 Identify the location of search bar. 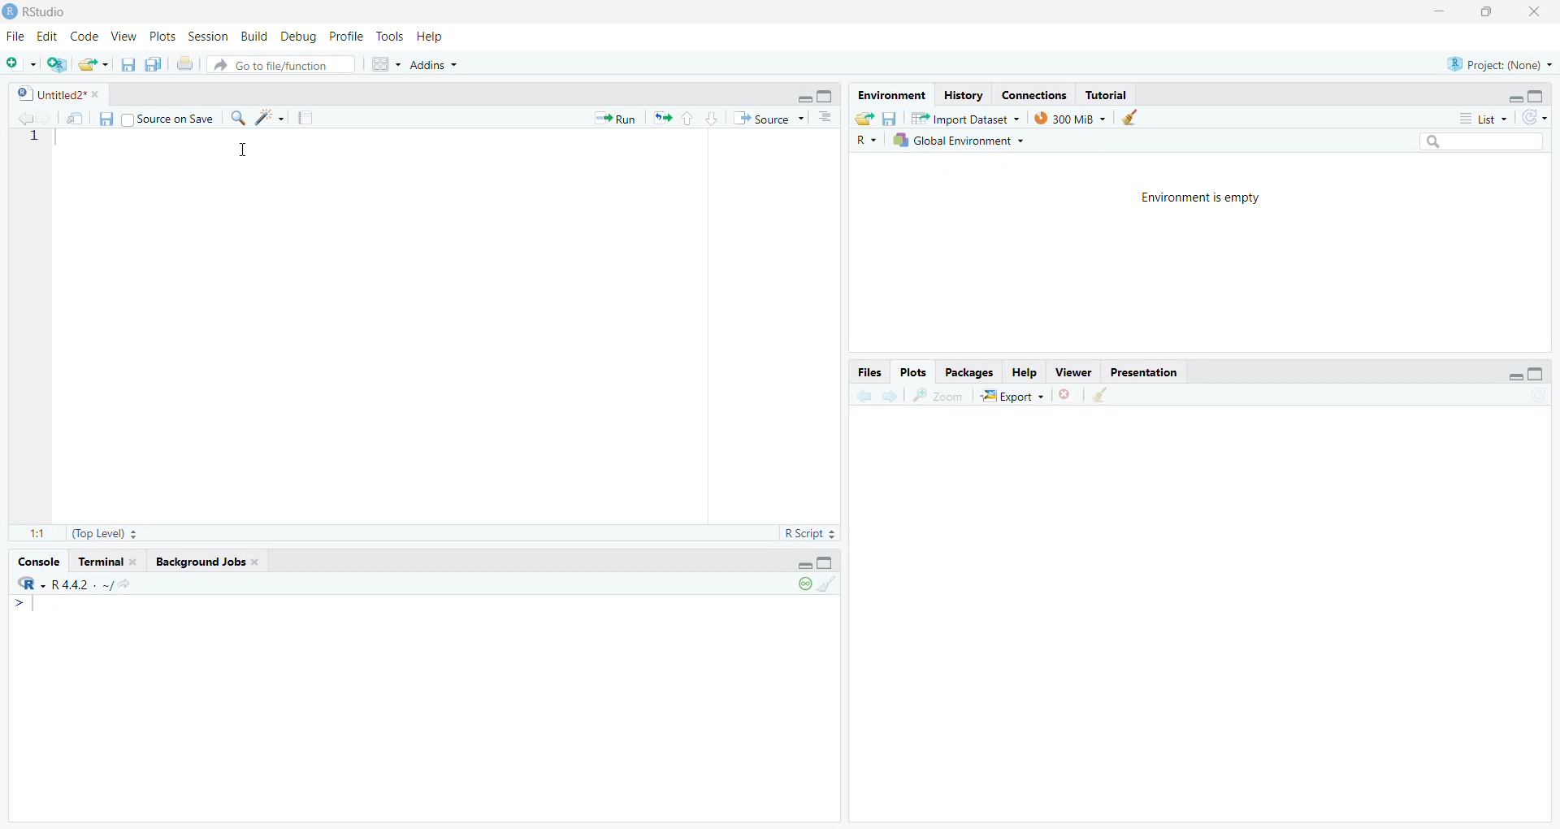
(1480, 145).